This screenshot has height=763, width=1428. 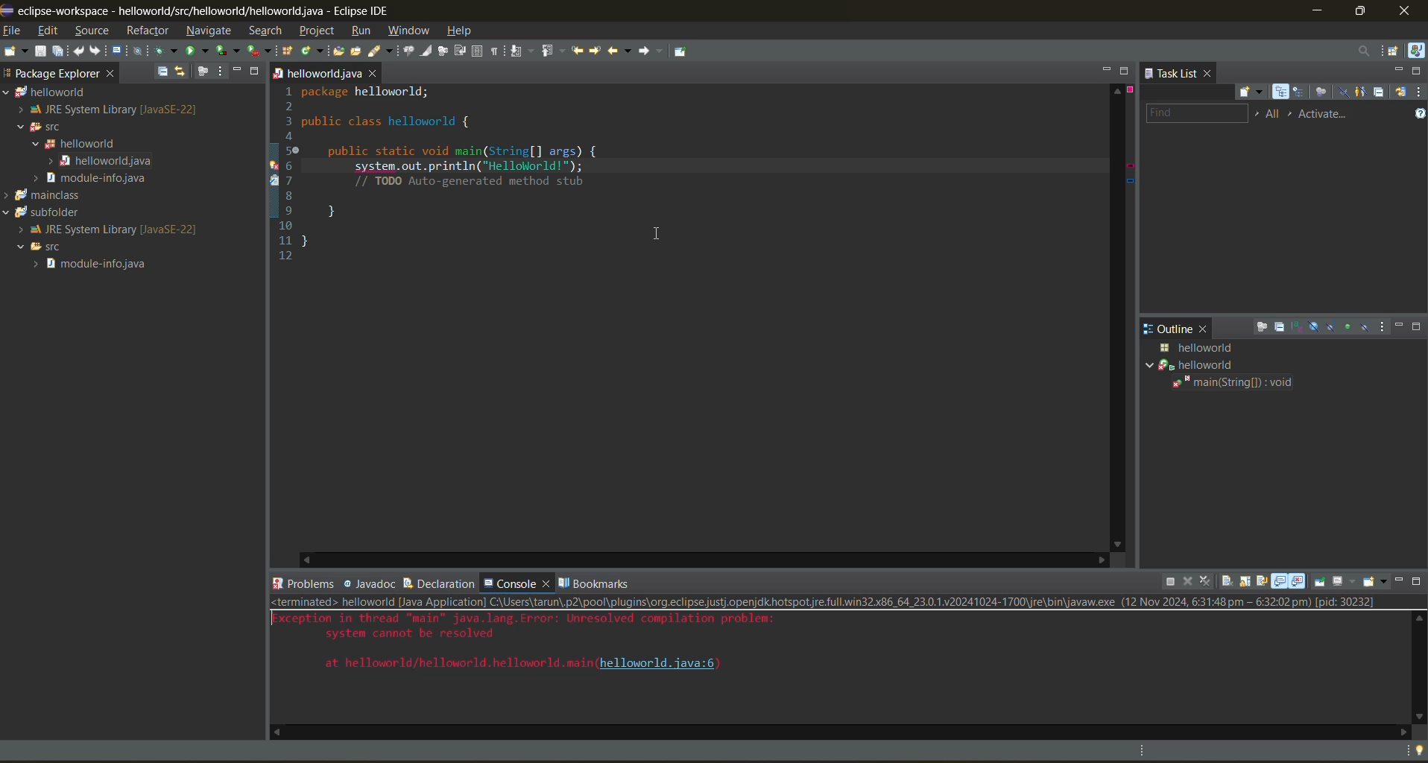 What do you see at coordinates (1262, 580) in the screenshot?
I see `word wrap` at bounding box center [1262, 580].